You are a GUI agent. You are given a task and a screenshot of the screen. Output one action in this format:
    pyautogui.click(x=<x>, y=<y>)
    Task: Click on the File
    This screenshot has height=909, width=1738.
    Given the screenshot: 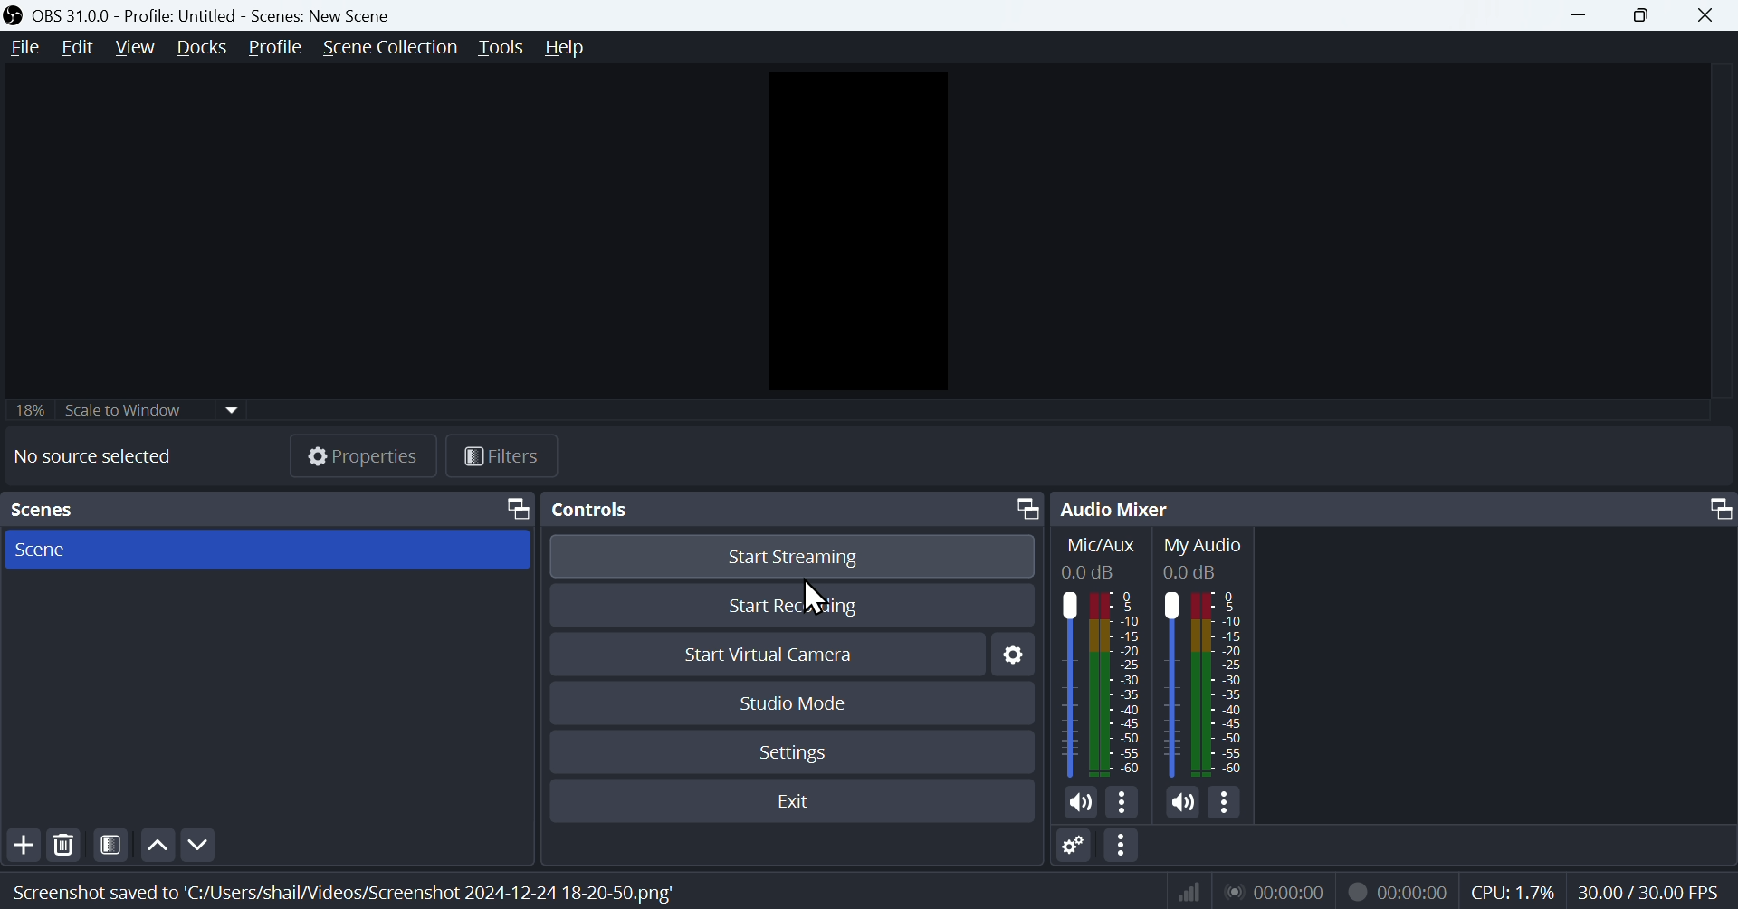 What is the action you would take?
    pyautogui.click(x=21, y=49)
    